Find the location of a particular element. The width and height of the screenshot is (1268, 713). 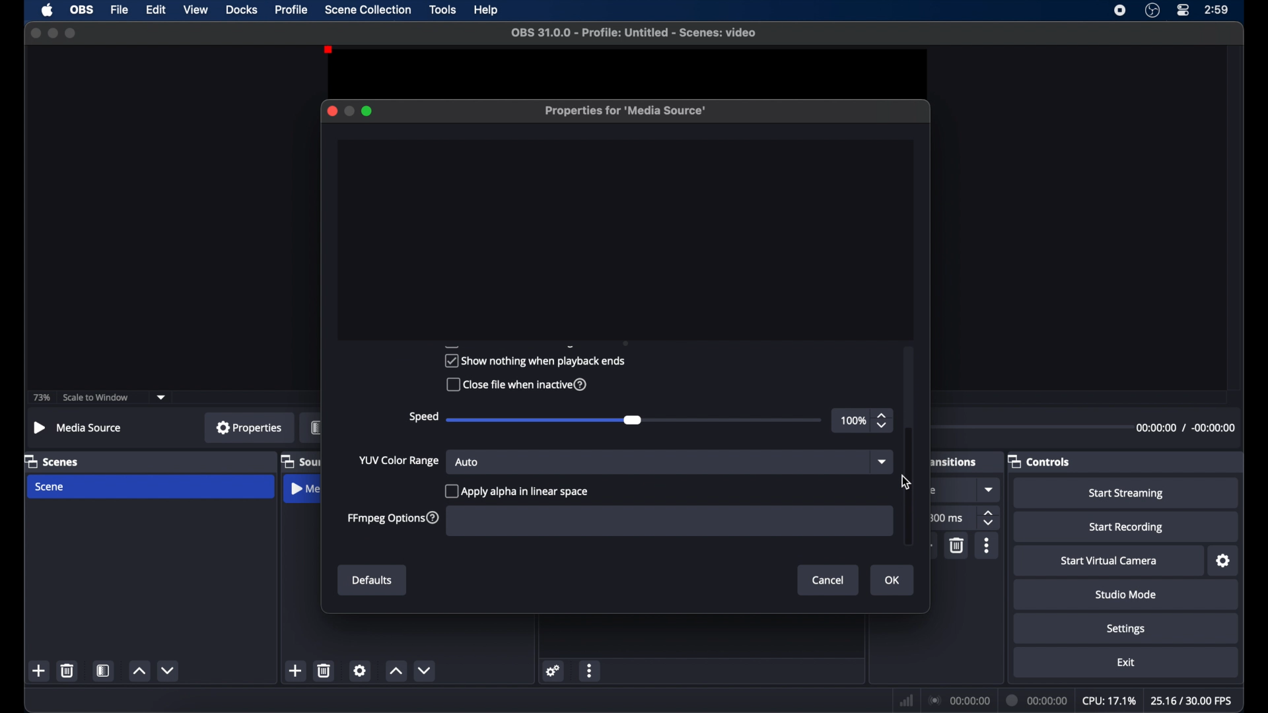

scale to window is located at coordinates (98, 397).